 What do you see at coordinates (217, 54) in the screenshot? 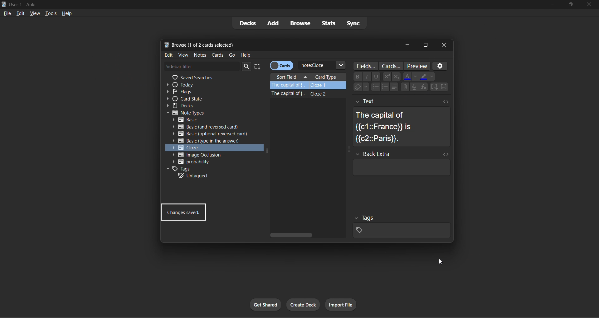
I see `cards` at bounding box center [217, 54].